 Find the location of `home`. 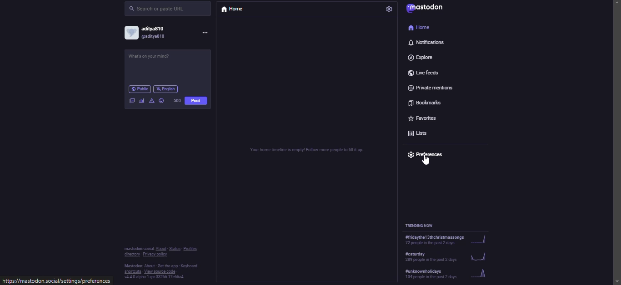

home is located at coordinates (421, 27).